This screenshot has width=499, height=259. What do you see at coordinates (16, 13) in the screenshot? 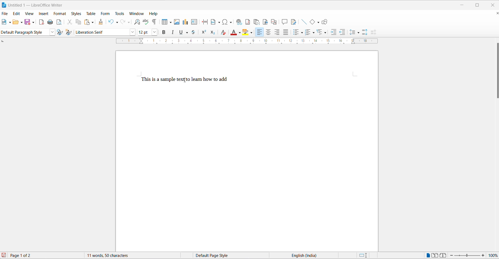
I see `edit` at bounding box center [16, 13].